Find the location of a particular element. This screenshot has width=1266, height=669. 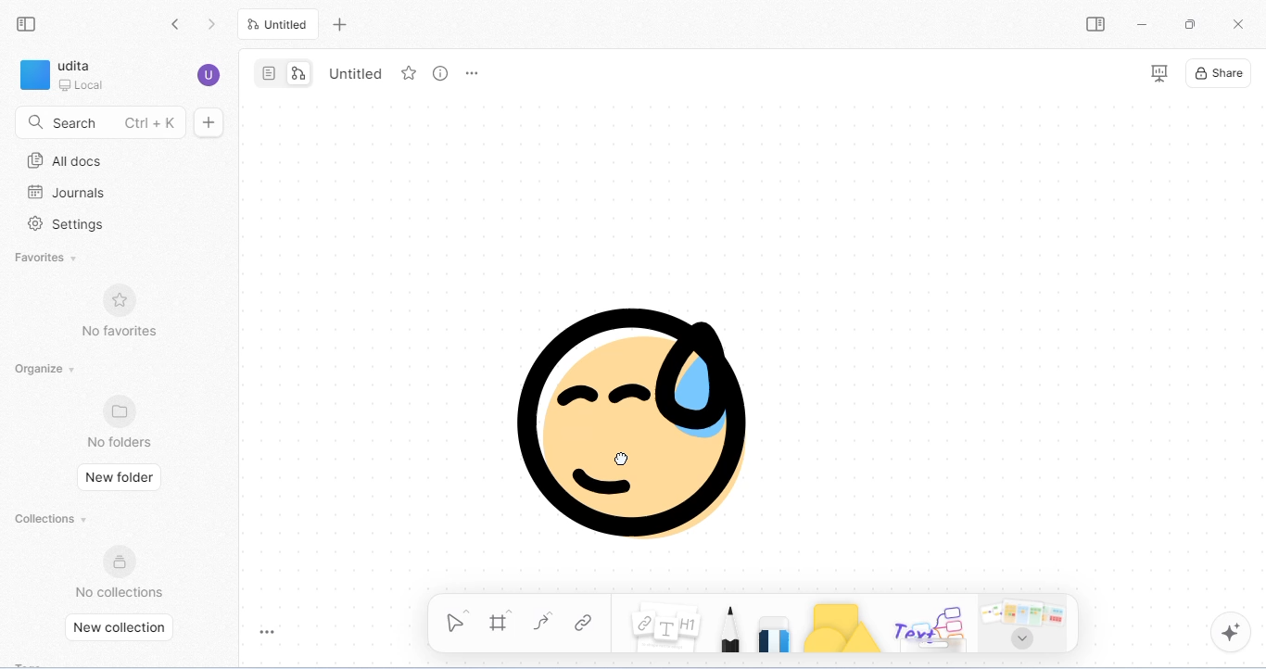

page mode is located at coordinates (270, 73).